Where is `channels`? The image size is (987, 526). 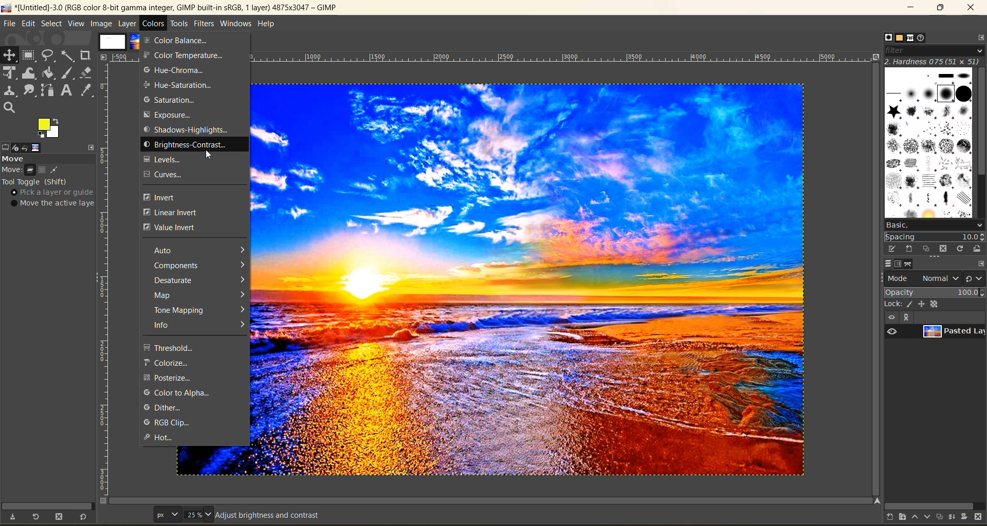
channels is located at coordinates (898, 264).